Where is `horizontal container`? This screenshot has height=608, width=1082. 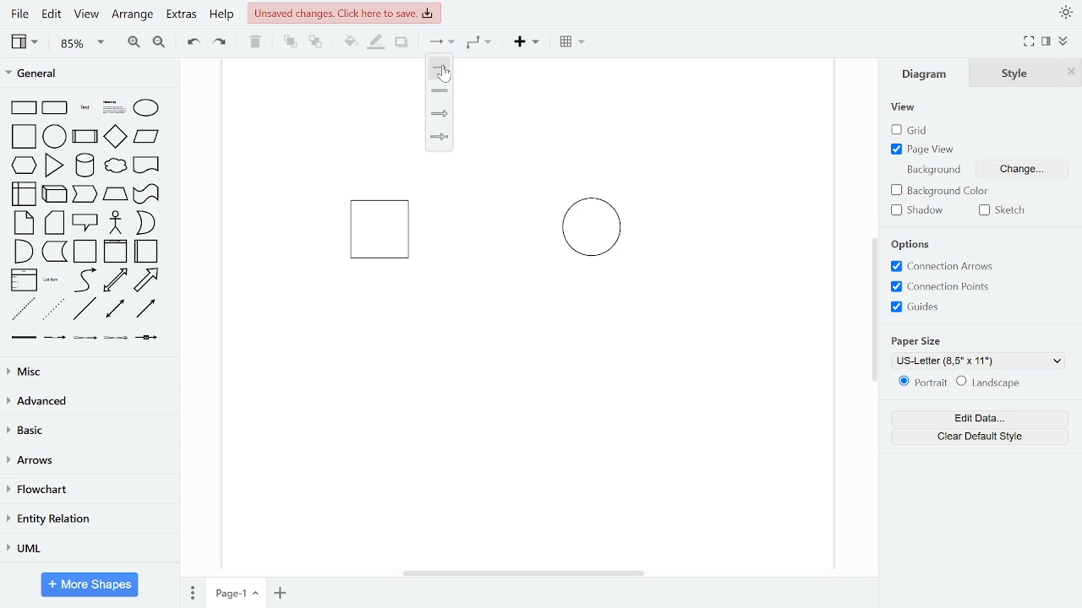 horizontal container is located at coordinates (147, 251).